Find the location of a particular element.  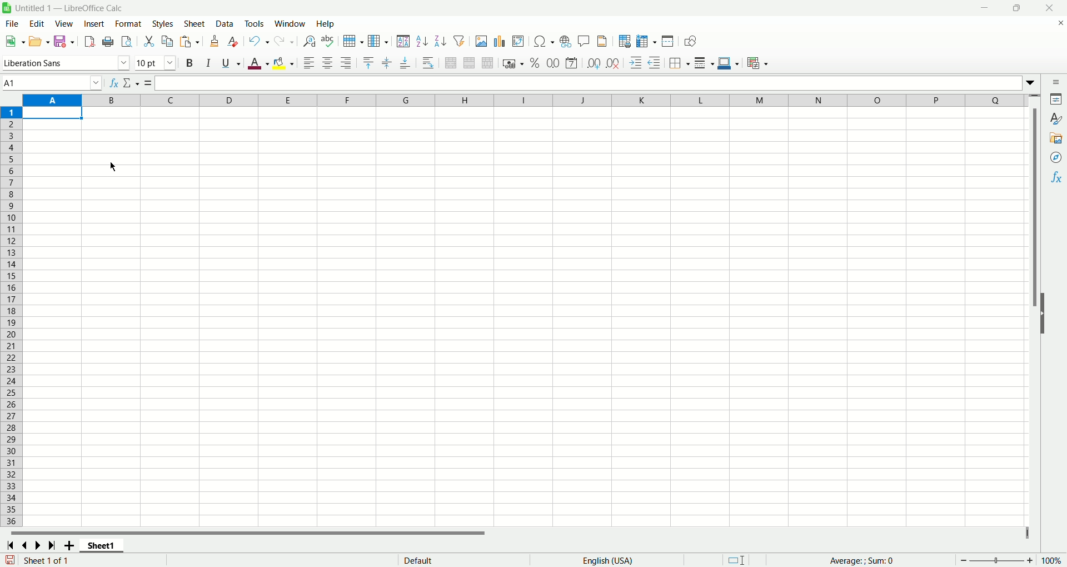

format as currency is located at coordinates (512, 64).